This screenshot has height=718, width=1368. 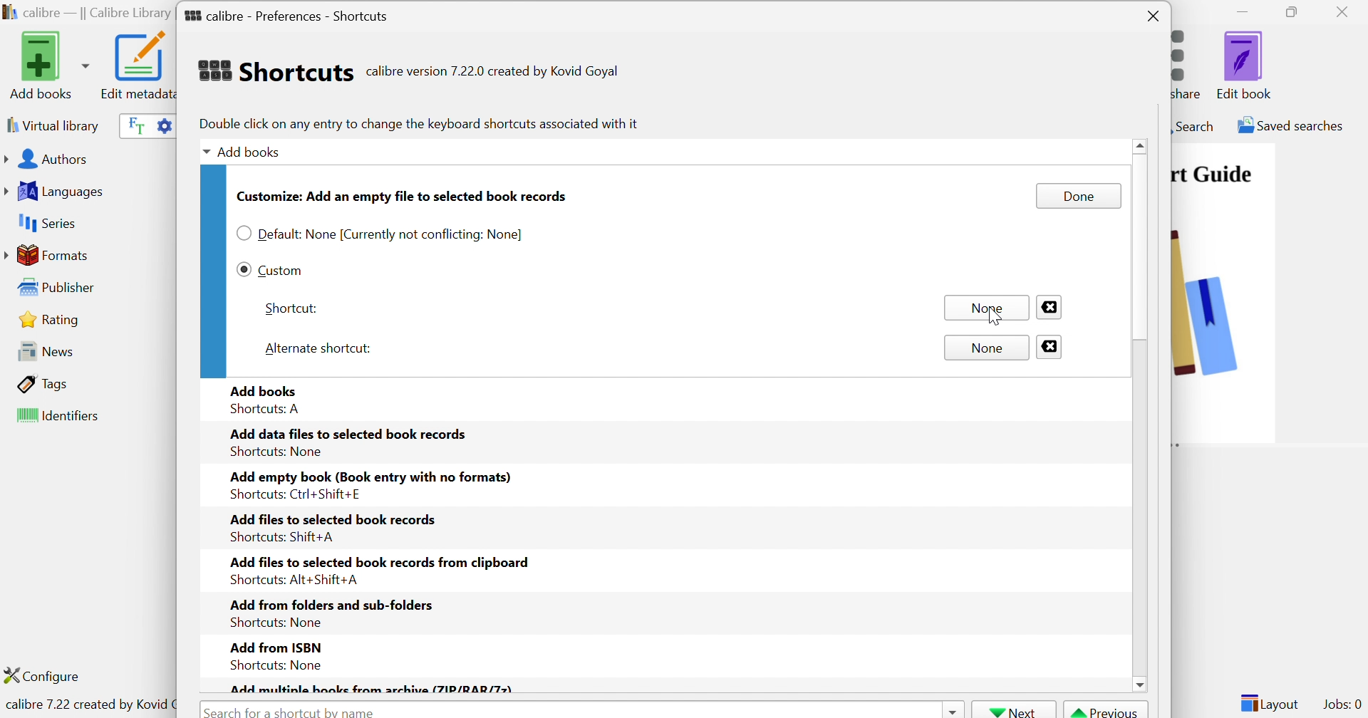 What do you see at coordinates (293, 710) in the screenshot?
I see `Search for a shortcut by name` at bounding box center [293, 710].